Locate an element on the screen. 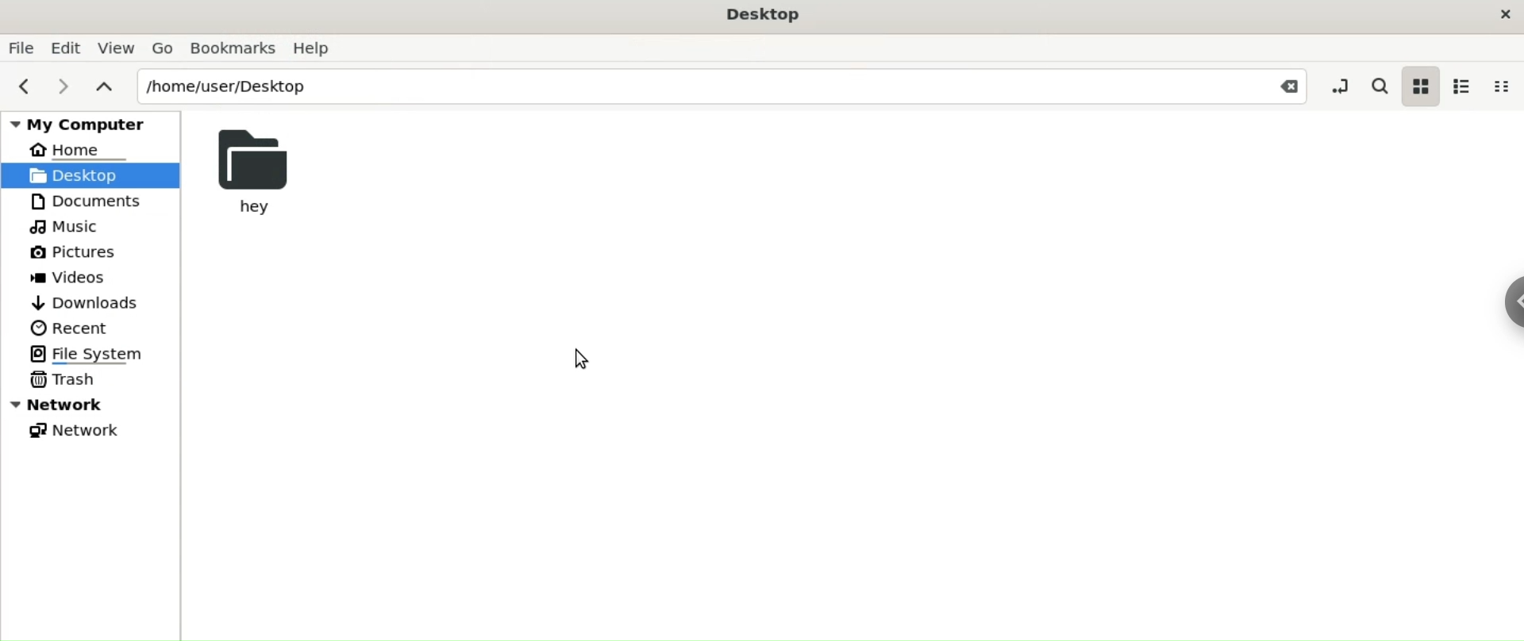 This screenshot has height=641, width=1524. My Computer is located at coordinates (90, 122).